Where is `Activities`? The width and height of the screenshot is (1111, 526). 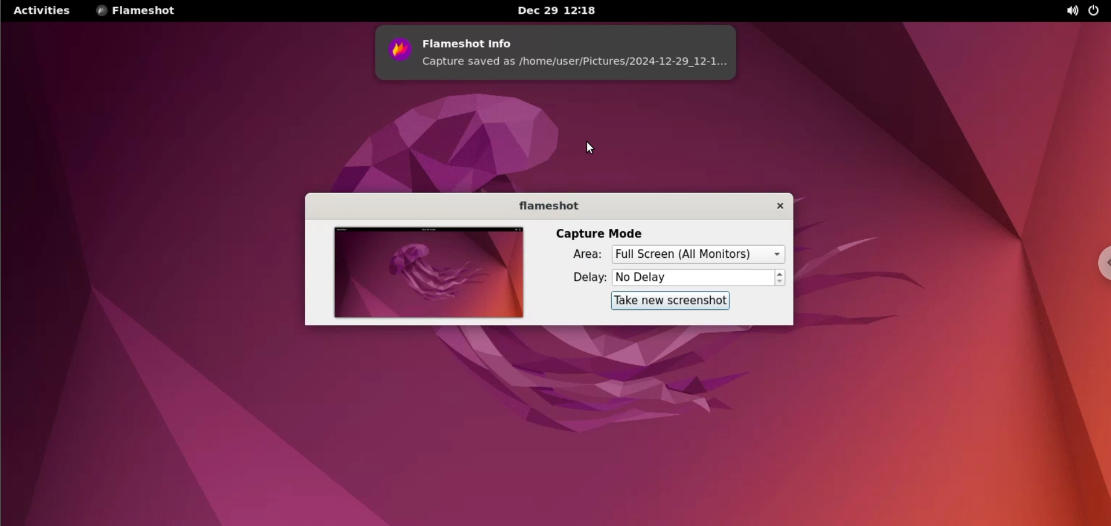
Activities is located at coordinates (41, 11).